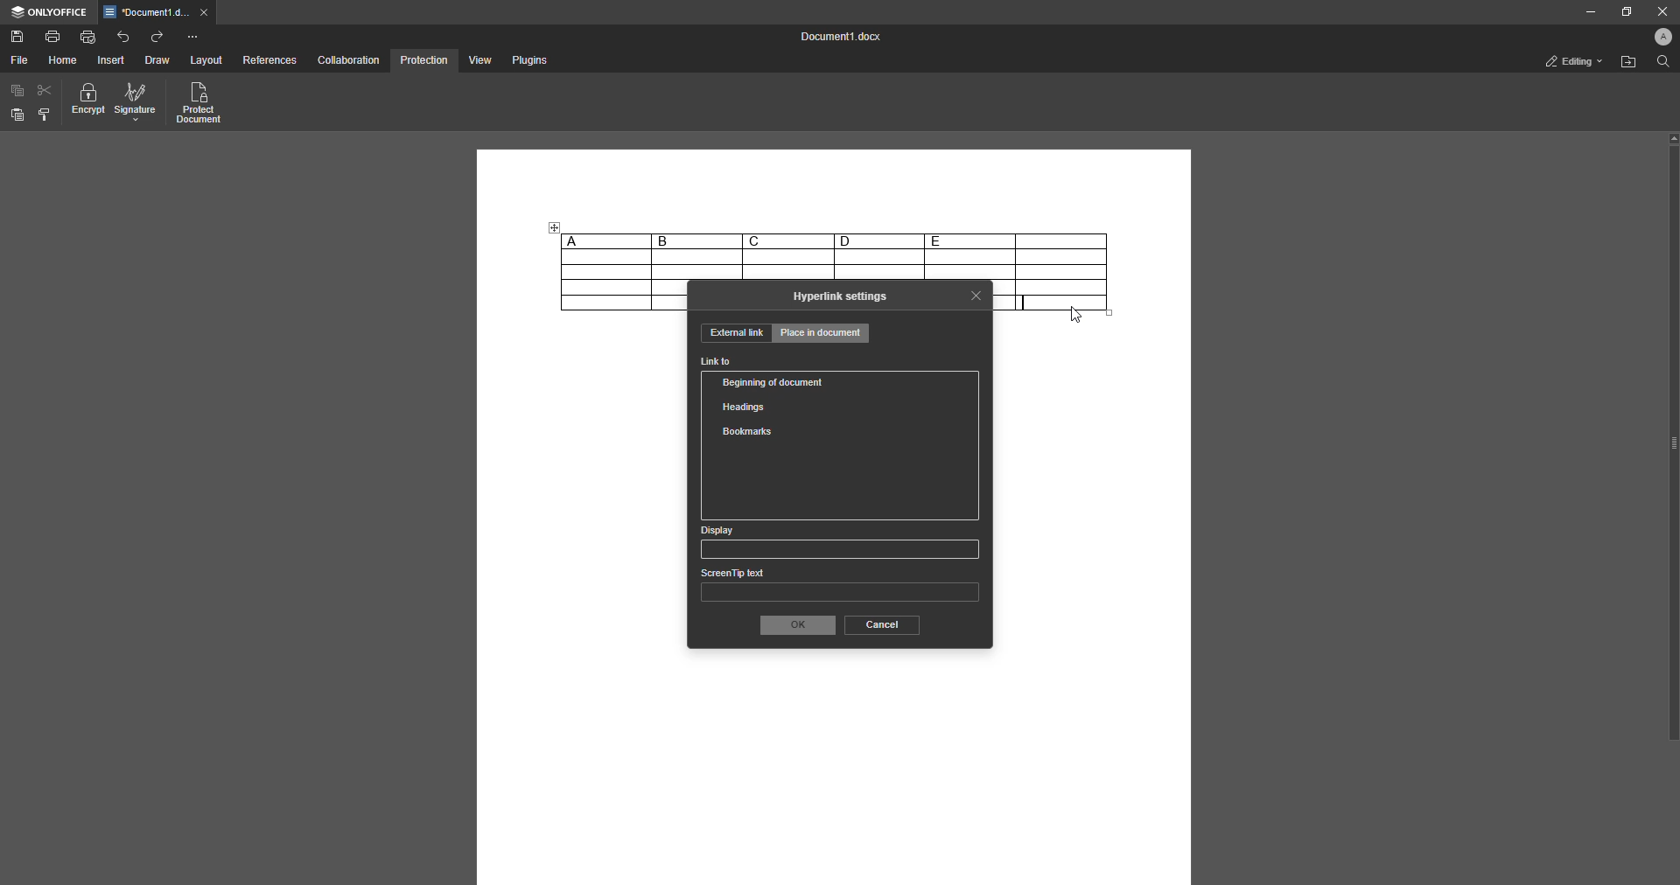 This screenshot has height=885, width=1680. What do you see at coordinates (528, 61) in the screenshot?
I see `Plugins` at bounding box center [528, 61].